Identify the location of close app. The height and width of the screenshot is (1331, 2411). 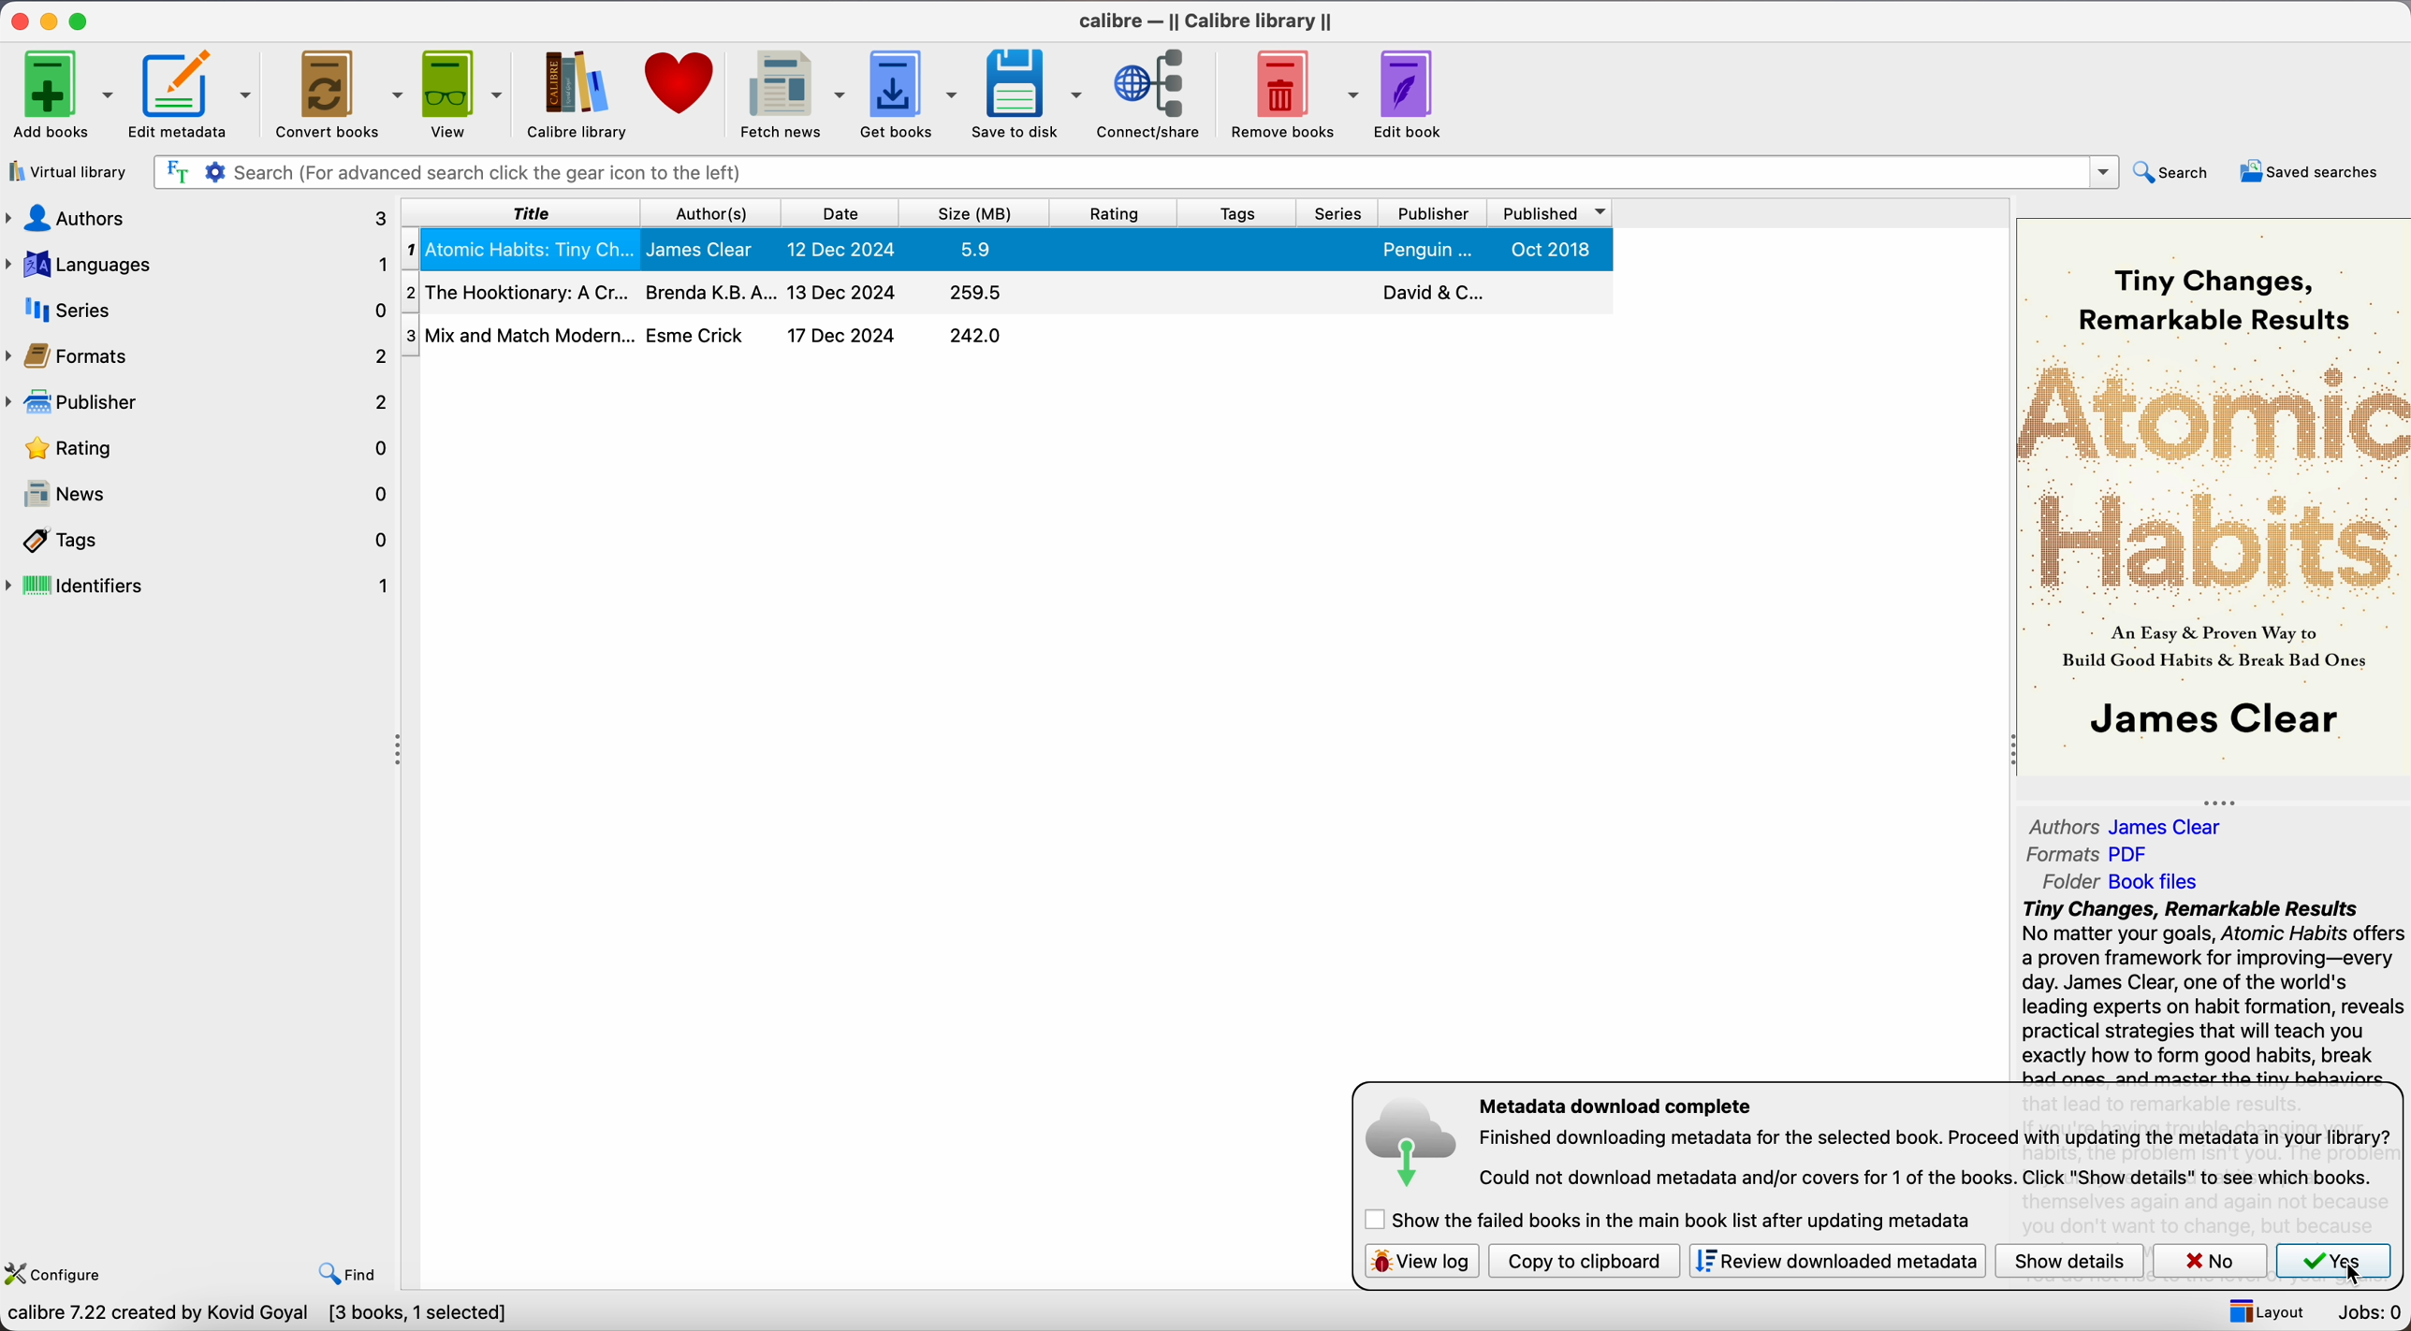
(20, 22).